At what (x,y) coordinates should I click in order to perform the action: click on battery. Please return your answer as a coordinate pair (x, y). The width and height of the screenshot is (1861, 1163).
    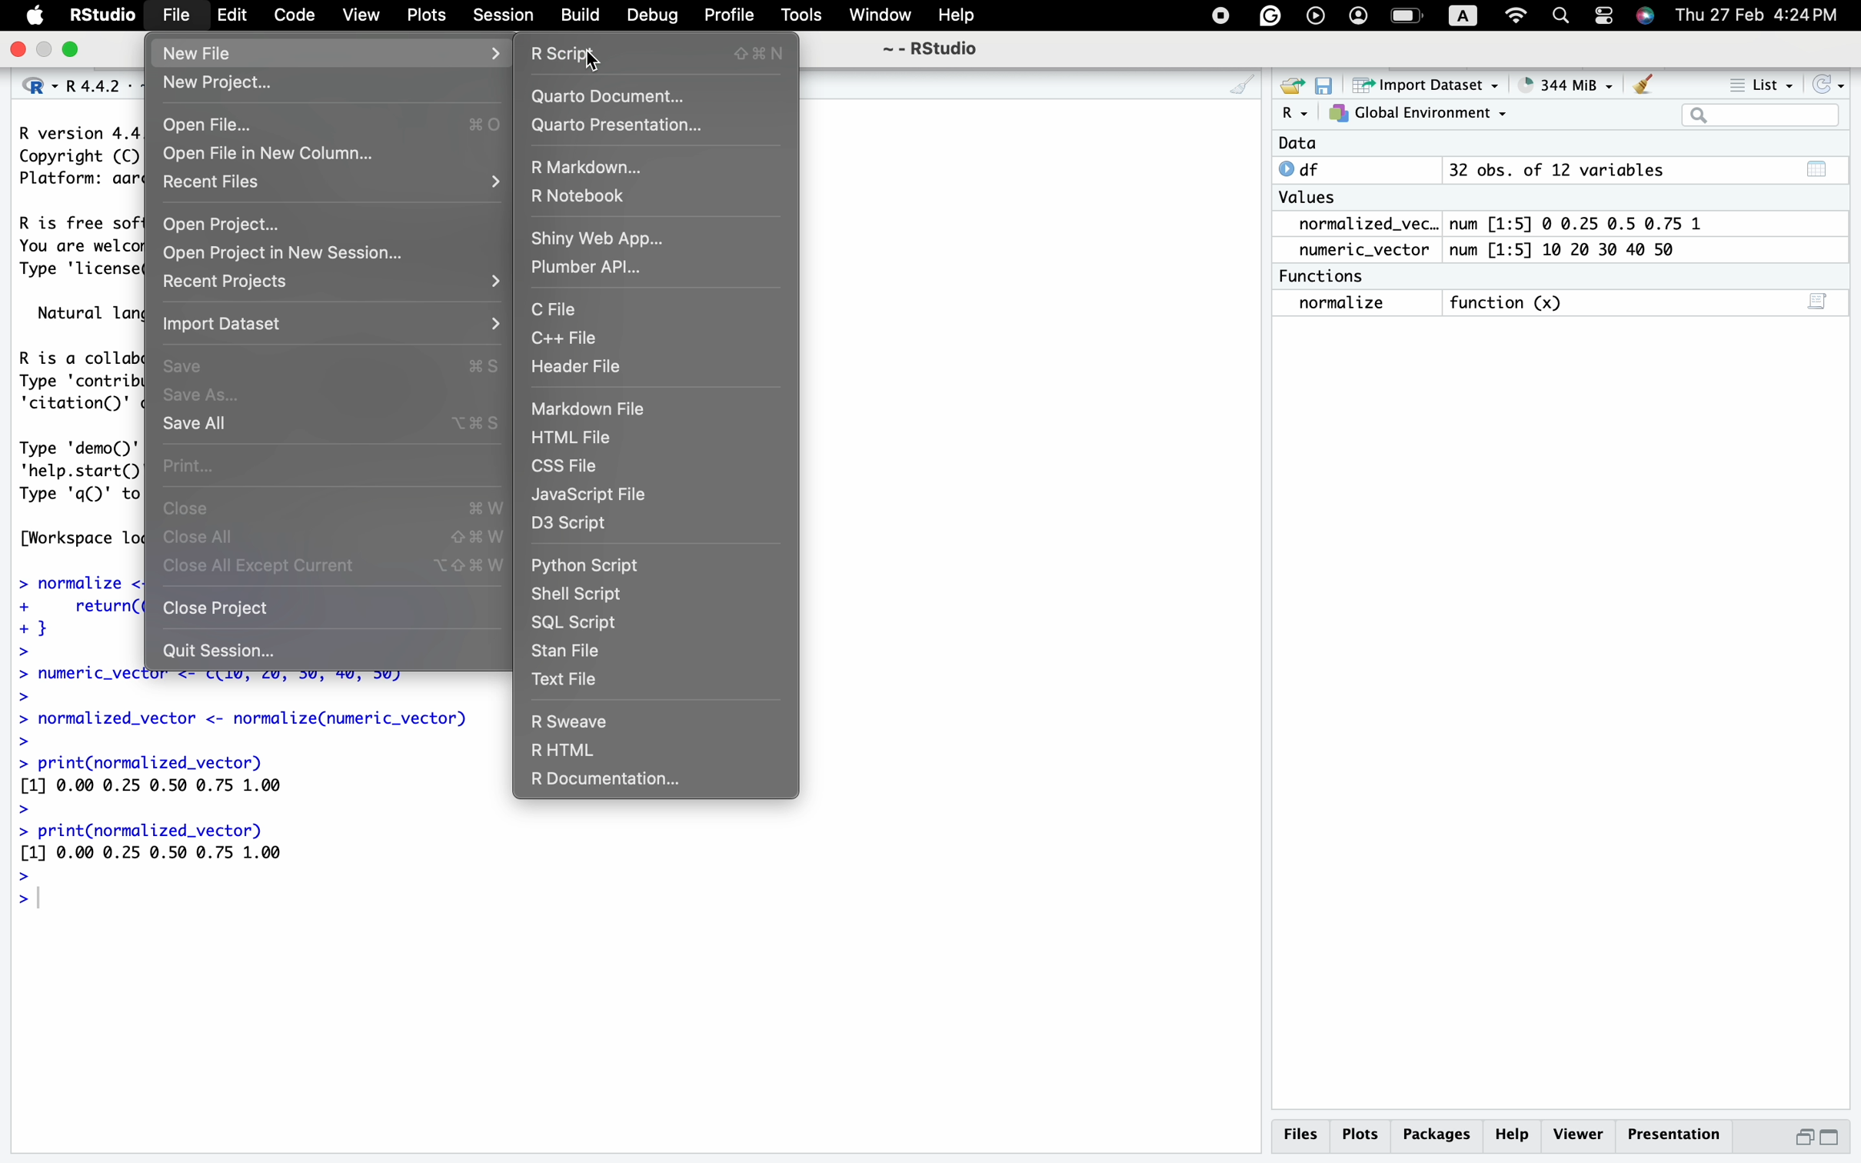
    Looking at the image, I should click on (1409, 14).